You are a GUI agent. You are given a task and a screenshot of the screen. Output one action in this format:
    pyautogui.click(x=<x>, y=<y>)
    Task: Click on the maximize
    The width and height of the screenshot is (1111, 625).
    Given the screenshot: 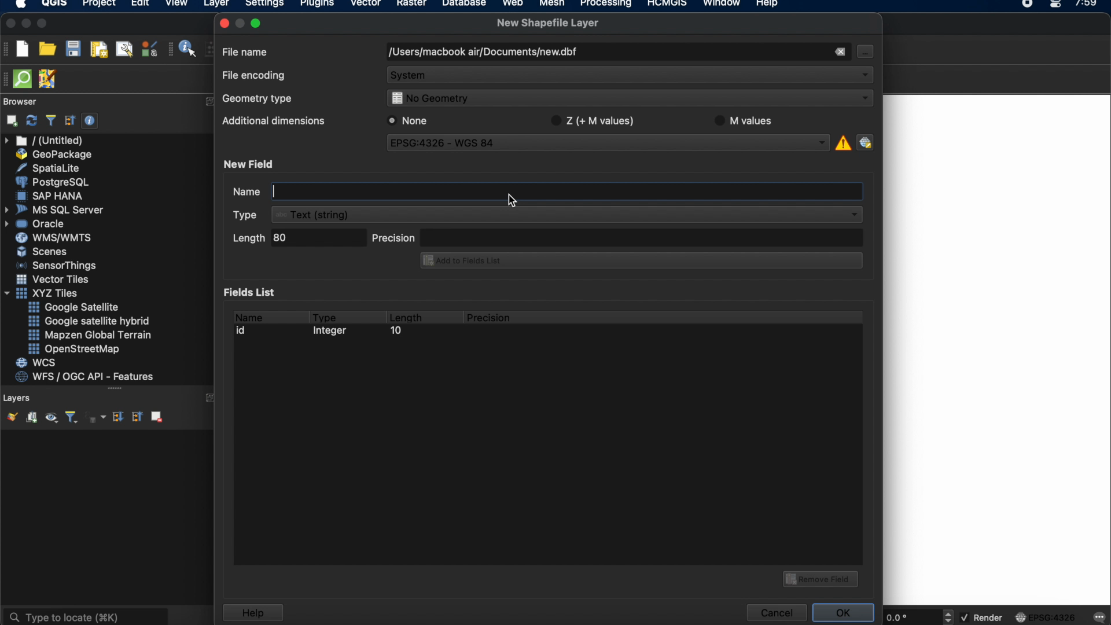 What is the action you would take?
    pyautogui.click(x=258, y=23)
    